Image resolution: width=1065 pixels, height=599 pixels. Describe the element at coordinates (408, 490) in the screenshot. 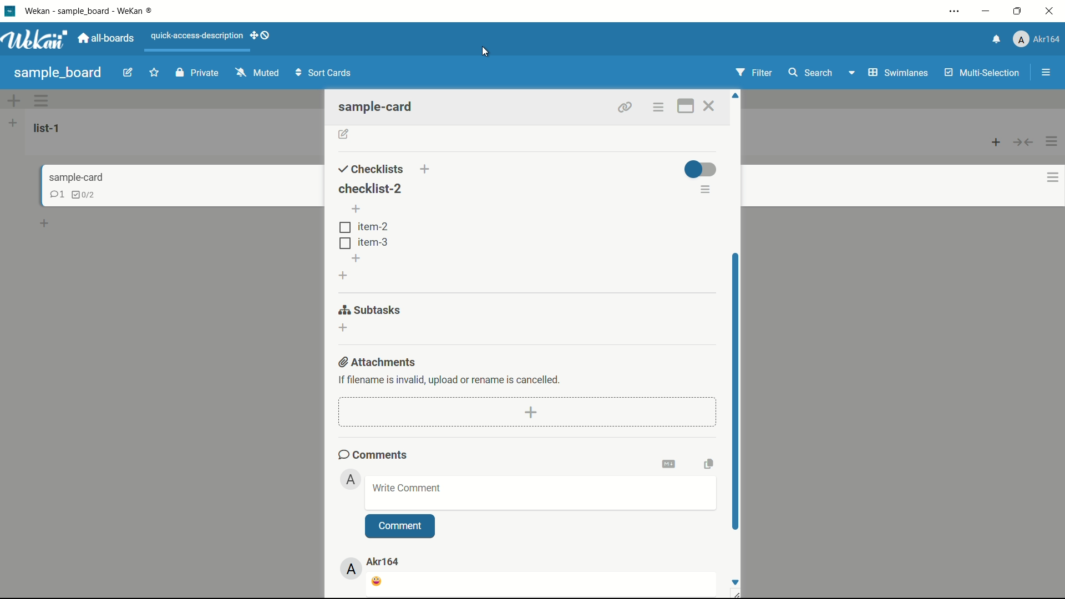

I see `:)` at that location.